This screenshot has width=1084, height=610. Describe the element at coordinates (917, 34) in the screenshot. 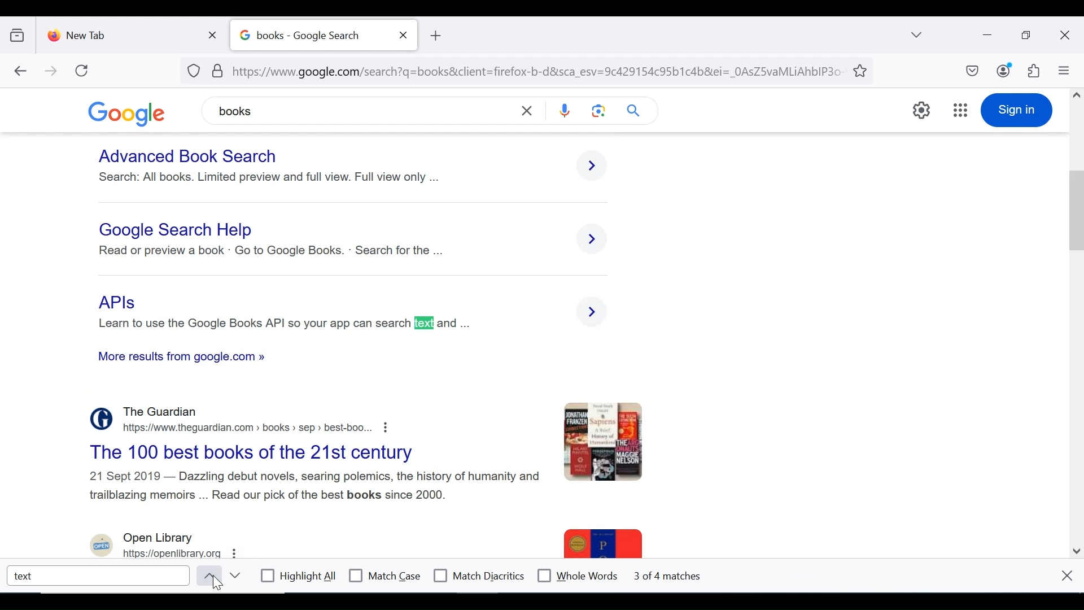

I see `list all tabs` at that location.